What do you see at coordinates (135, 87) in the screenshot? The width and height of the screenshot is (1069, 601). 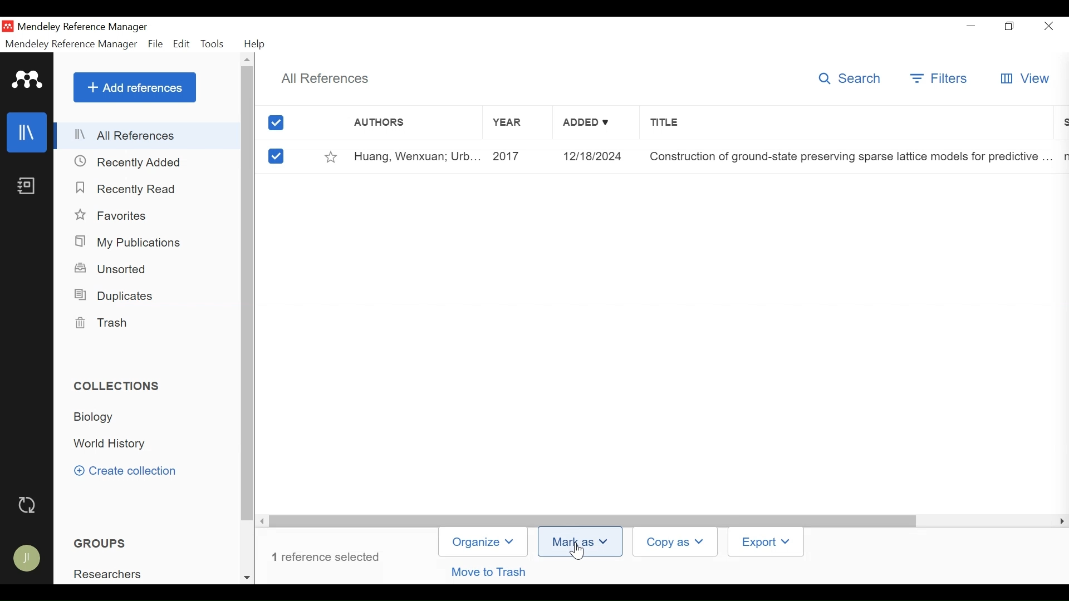 I see `Add References` at bounding box center [135, 87].